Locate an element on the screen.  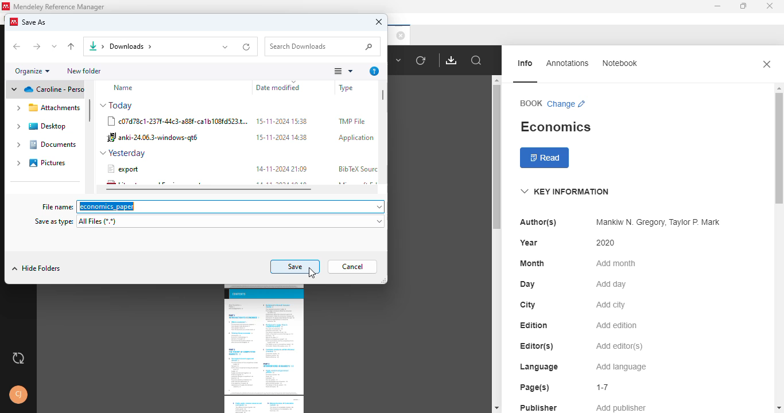
annotations is located at coordinates (568, 63).